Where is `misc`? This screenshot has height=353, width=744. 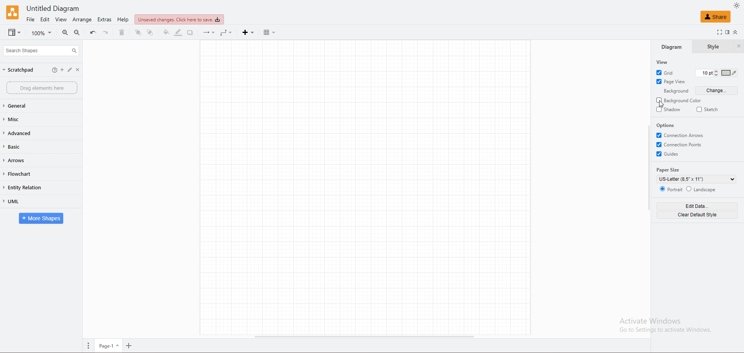
misc is located at coordinates (32, 119).